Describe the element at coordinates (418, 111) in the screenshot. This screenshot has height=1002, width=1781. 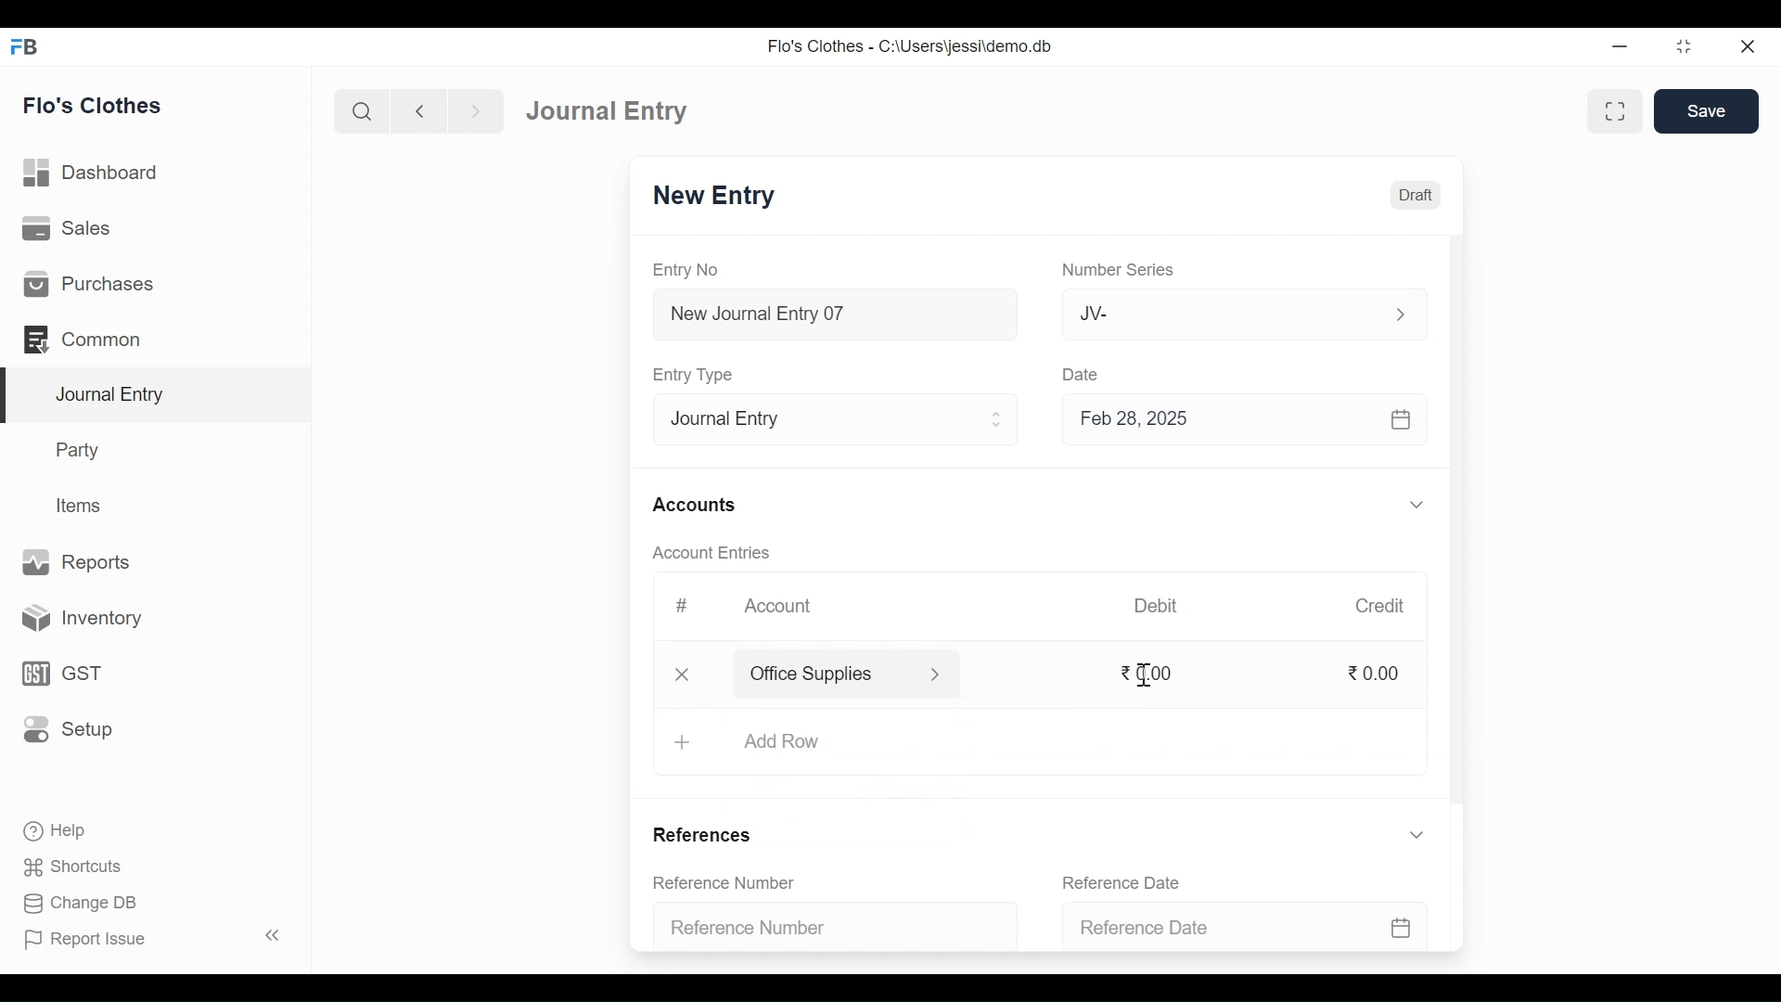
I see `Navigate Back` at that location.